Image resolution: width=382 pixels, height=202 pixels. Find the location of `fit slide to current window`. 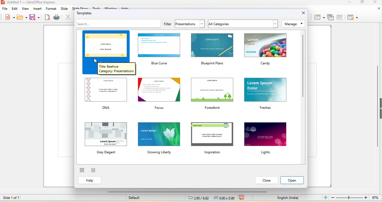

fit slide to current window is located at coordinates (325, 197).